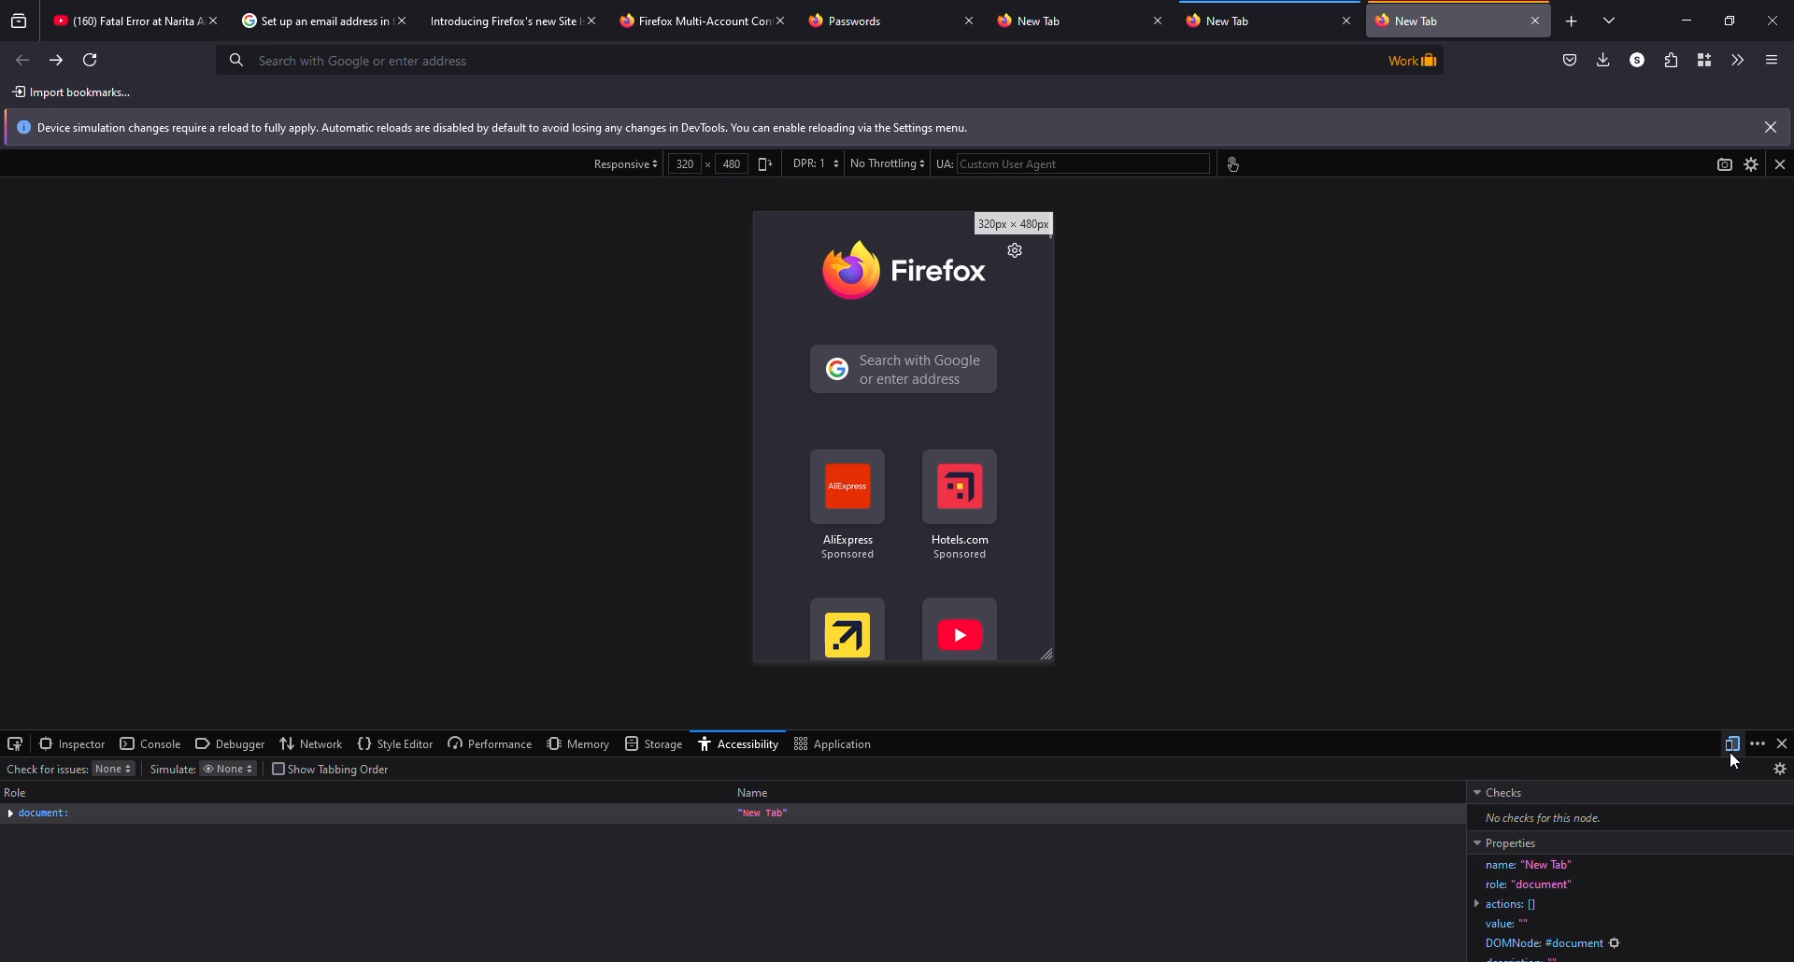 The width and height of the screenshot is (1794, 962). Describe the element at coordinates (1721, 164) in the screenshot. I see `view` at that location.